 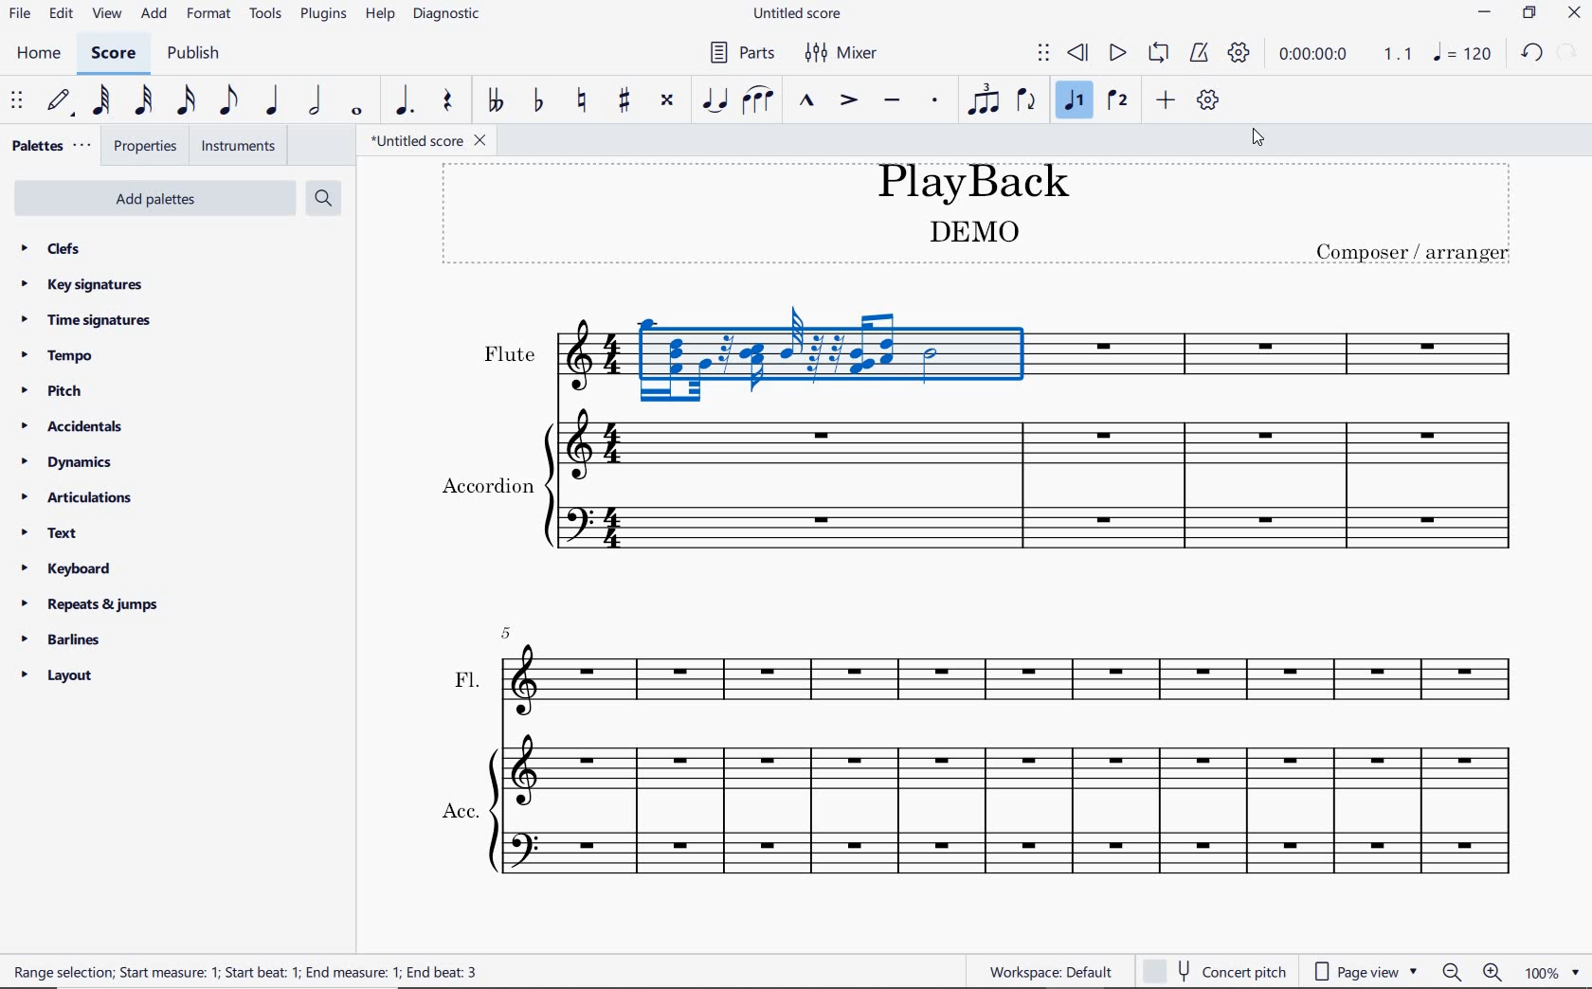 What do you see at coordinates (1397, 56) in the screenshot?
I see `Playback speed` at bounding box center [1397, 56].